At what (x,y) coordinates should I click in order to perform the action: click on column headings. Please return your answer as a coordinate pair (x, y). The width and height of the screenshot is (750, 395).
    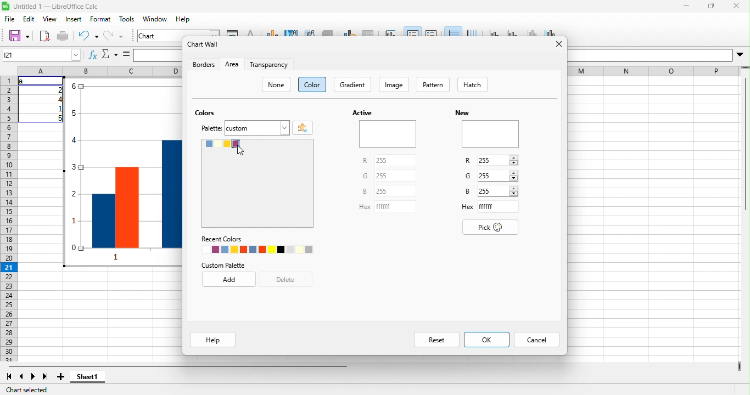
    Looking at the image, I should click on (100, 71).